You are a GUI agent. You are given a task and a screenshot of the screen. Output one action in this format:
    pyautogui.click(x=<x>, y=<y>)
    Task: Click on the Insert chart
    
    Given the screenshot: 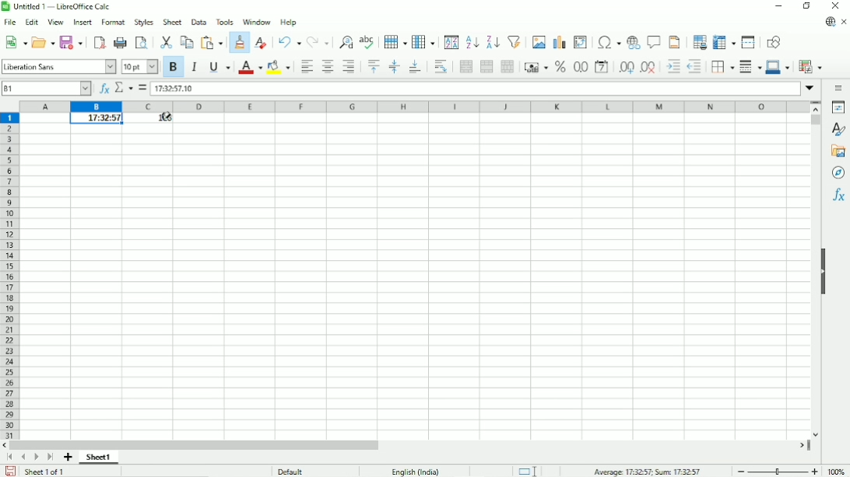 What is the action you would take?
    pyautogui.click(x=559, y=42)
    